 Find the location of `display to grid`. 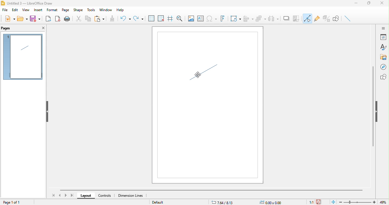

display to grid is located at coordinates (151, 19).